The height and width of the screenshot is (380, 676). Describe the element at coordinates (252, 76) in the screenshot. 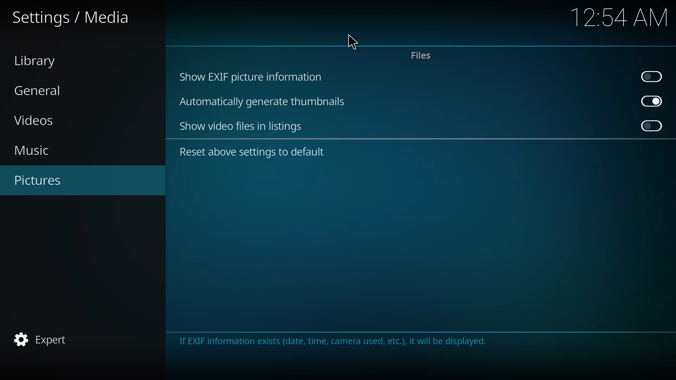

I see `show exif picture info` at that location.